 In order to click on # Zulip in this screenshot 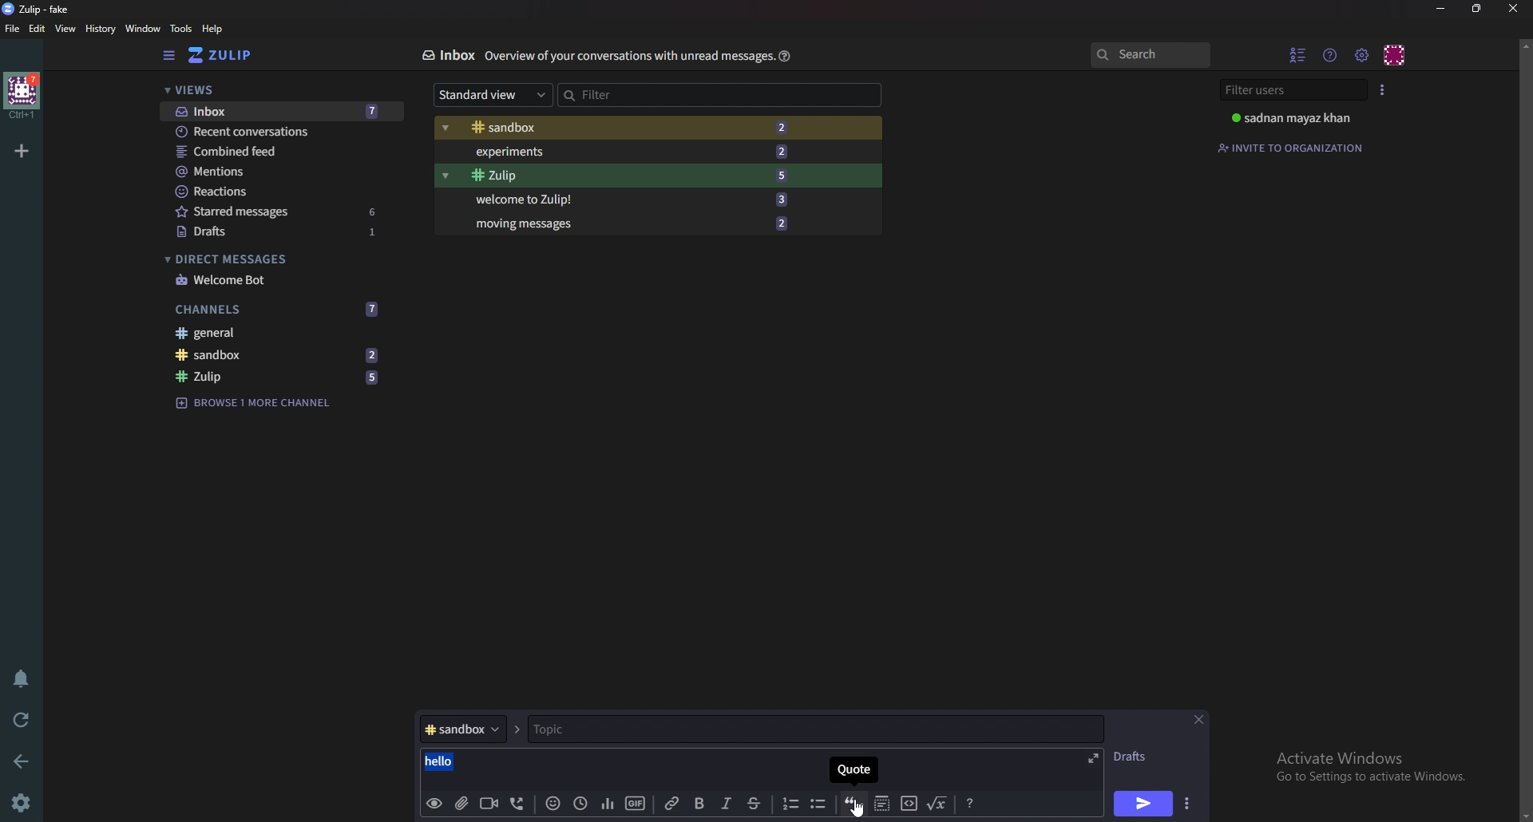, I will do `click(542, 176)`.